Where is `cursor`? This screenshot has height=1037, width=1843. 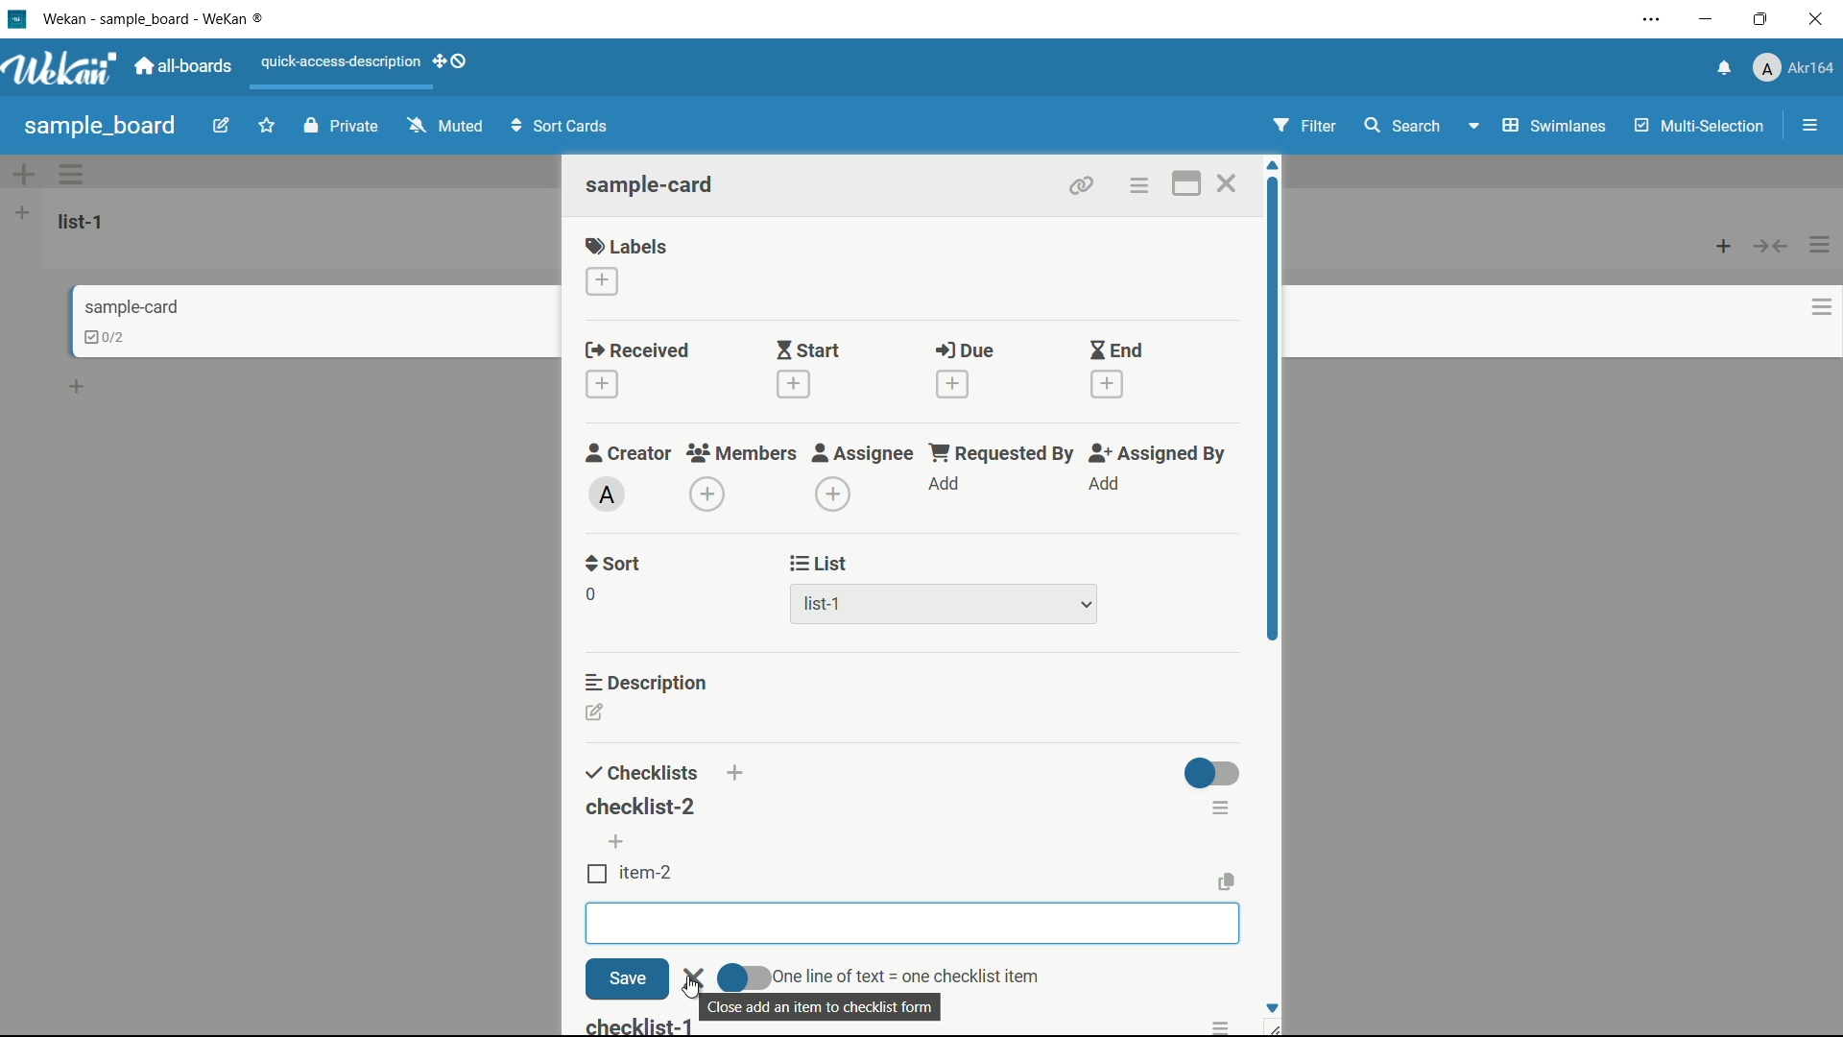
cursor is located at coordinates (692, 989).